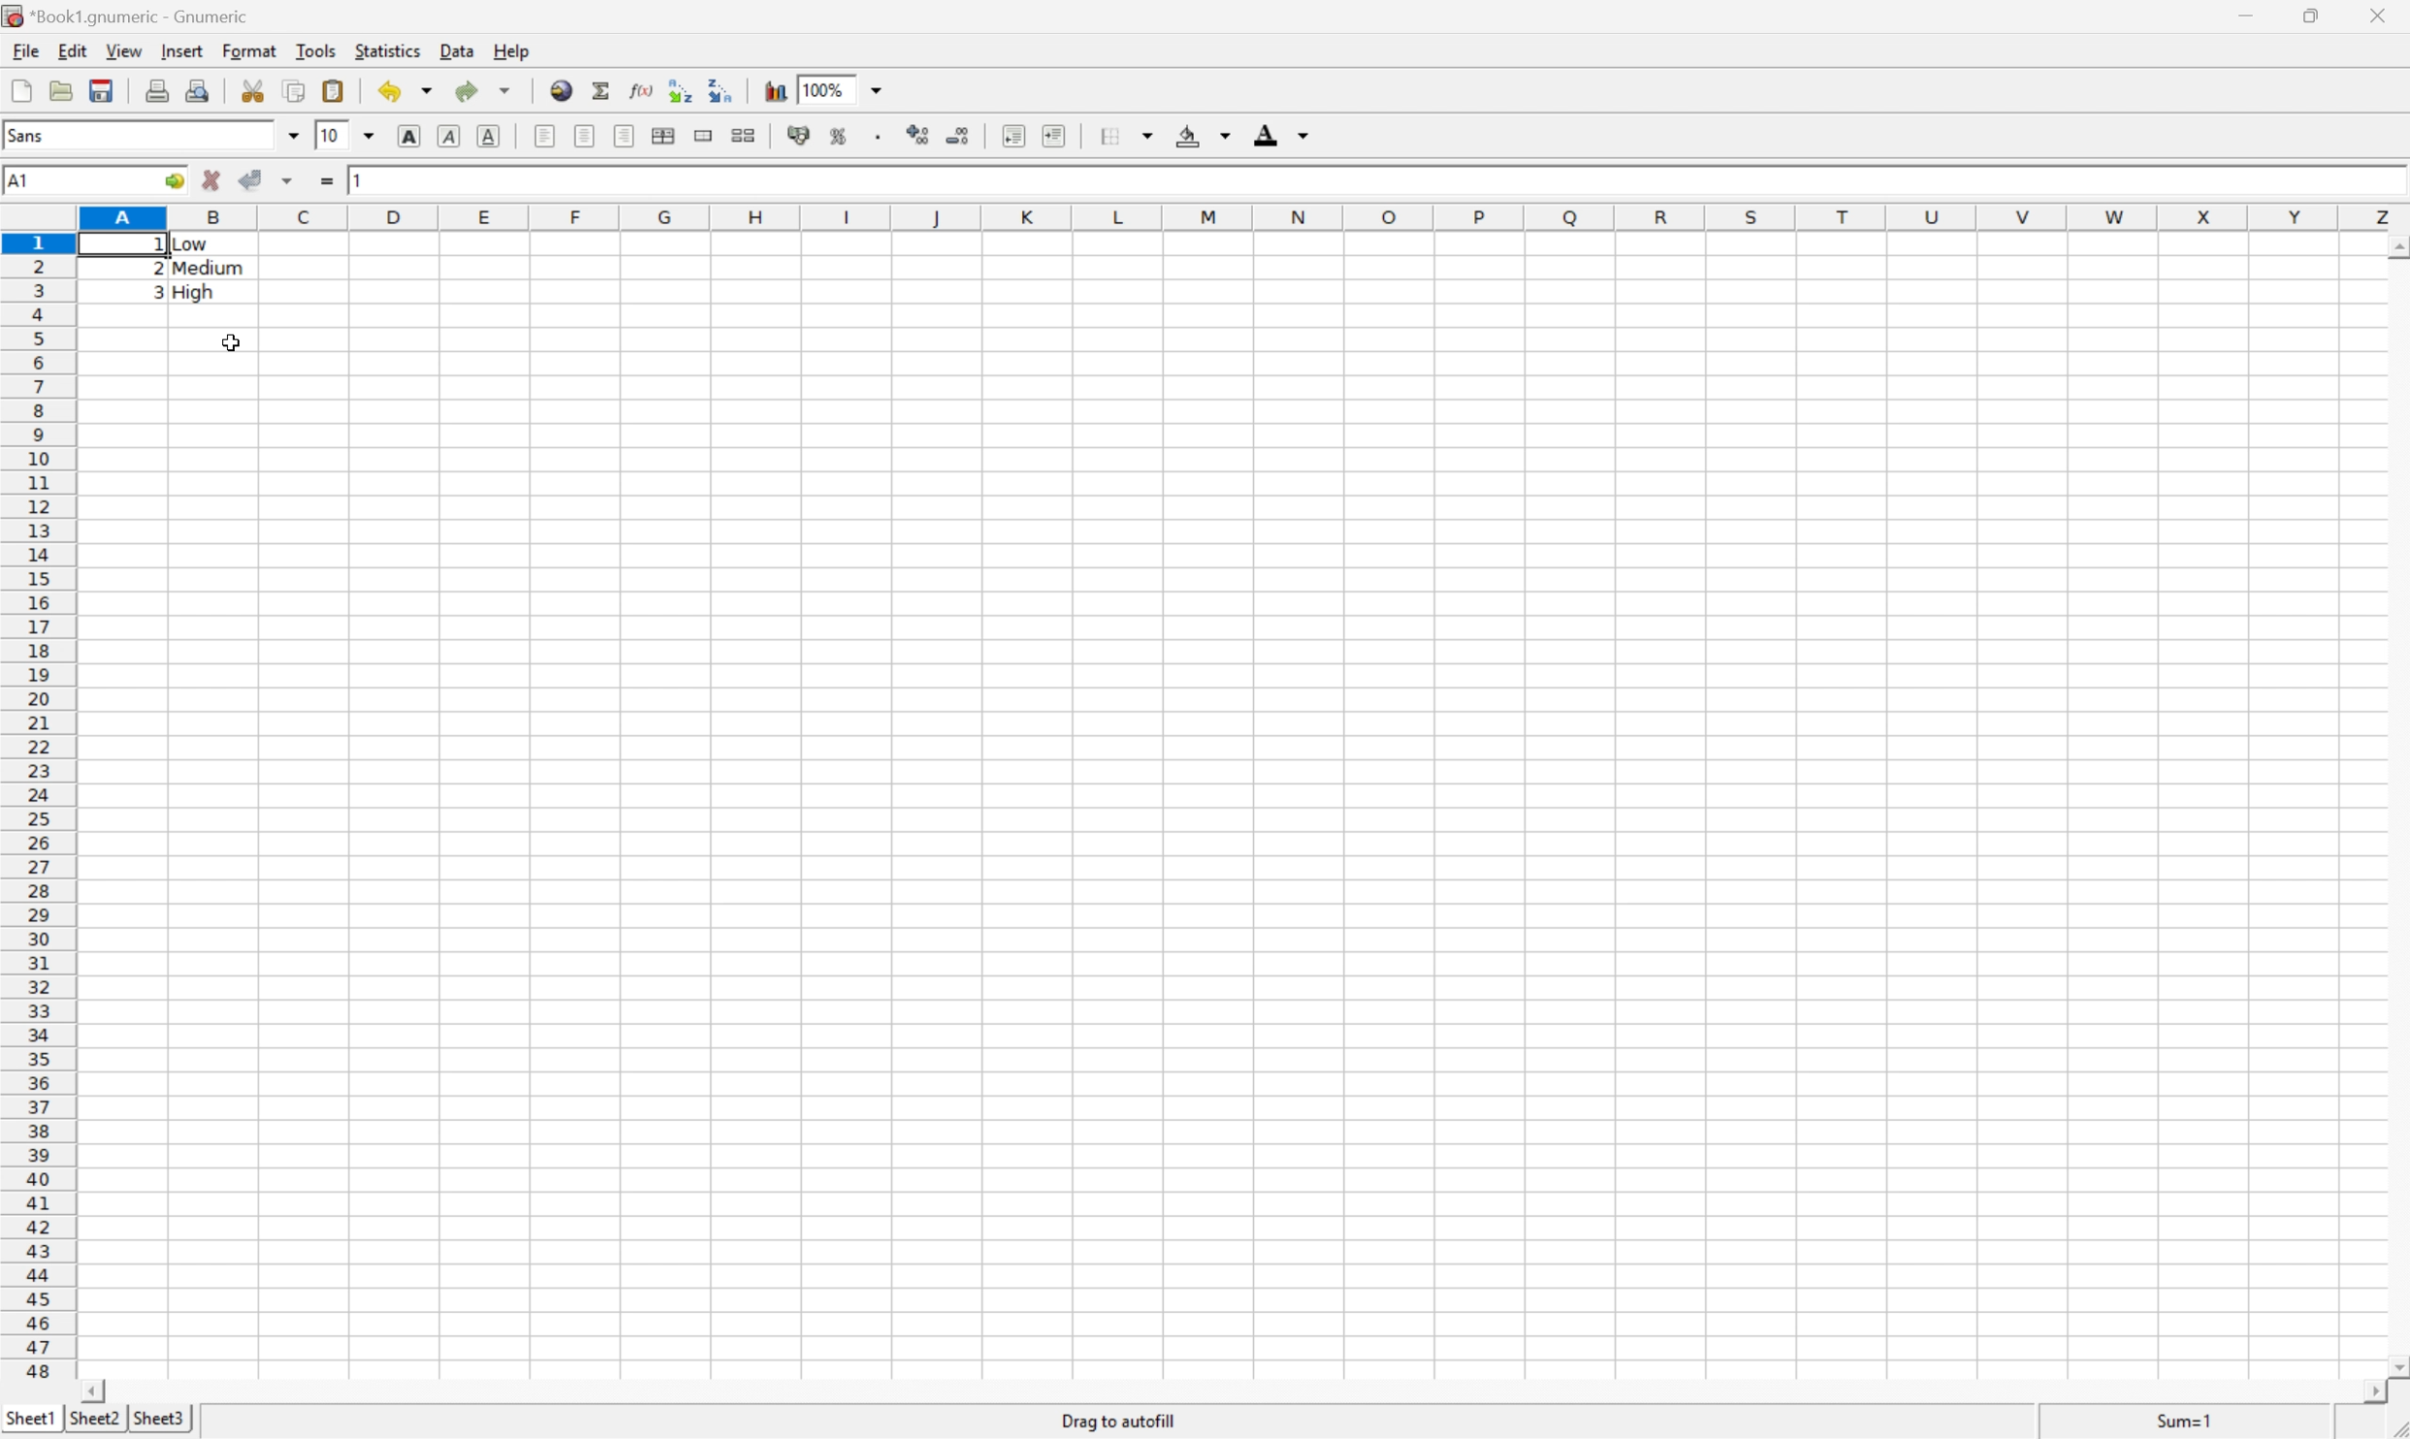 The image size is (2410, 1439). Describe the element at coordinates (59, 91) in the screenshot. I see `Open a file` at that location.